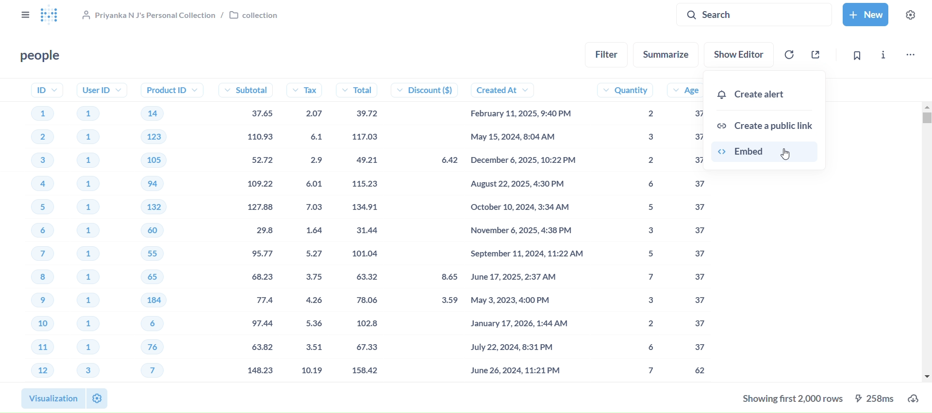  Describe the element at coordinates (181, 16) in the screenshot. I see ` Priyanka N J's Personal Collection / collection` at that location.